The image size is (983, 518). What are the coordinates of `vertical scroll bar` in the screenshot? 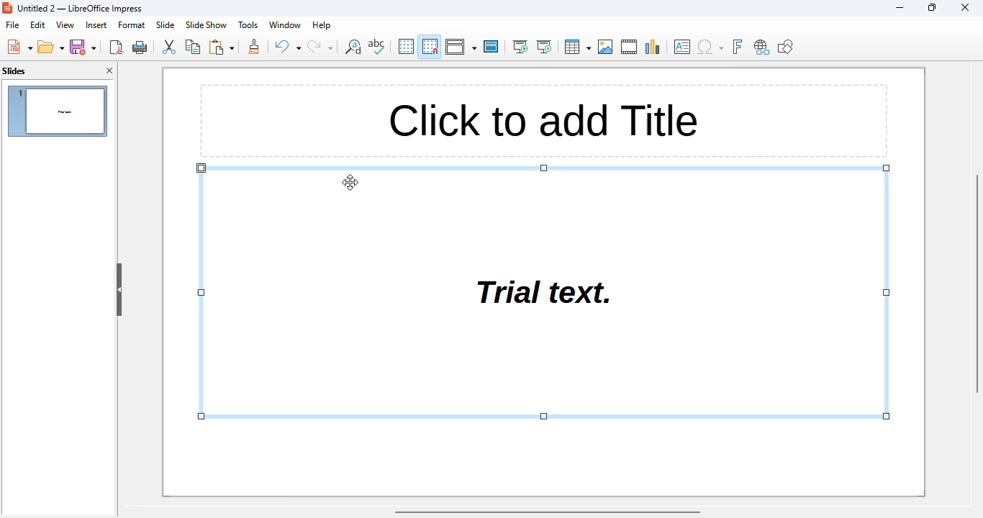 It's located at (977, 282).